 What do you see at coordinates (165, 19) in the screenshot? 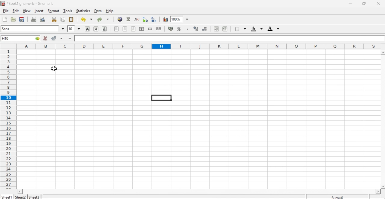
I see `Graphs` at bounding box center [165, 19].